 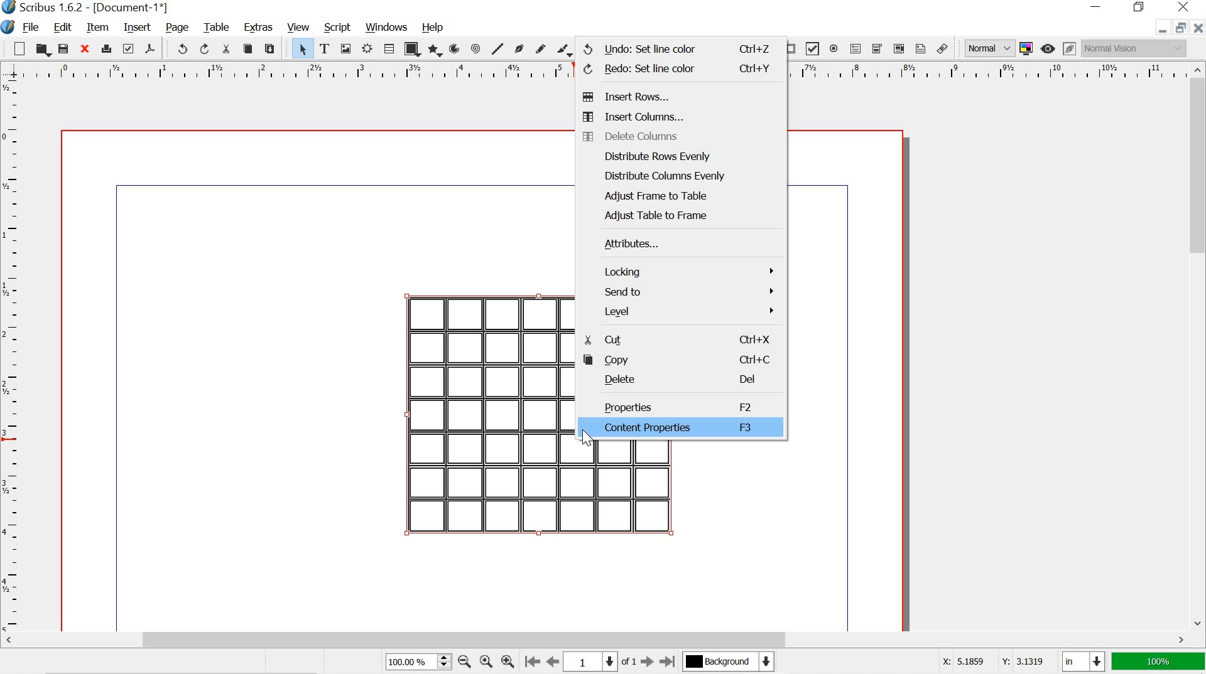 I want to click on distribute columns evenly, so click(x=683, y=176).